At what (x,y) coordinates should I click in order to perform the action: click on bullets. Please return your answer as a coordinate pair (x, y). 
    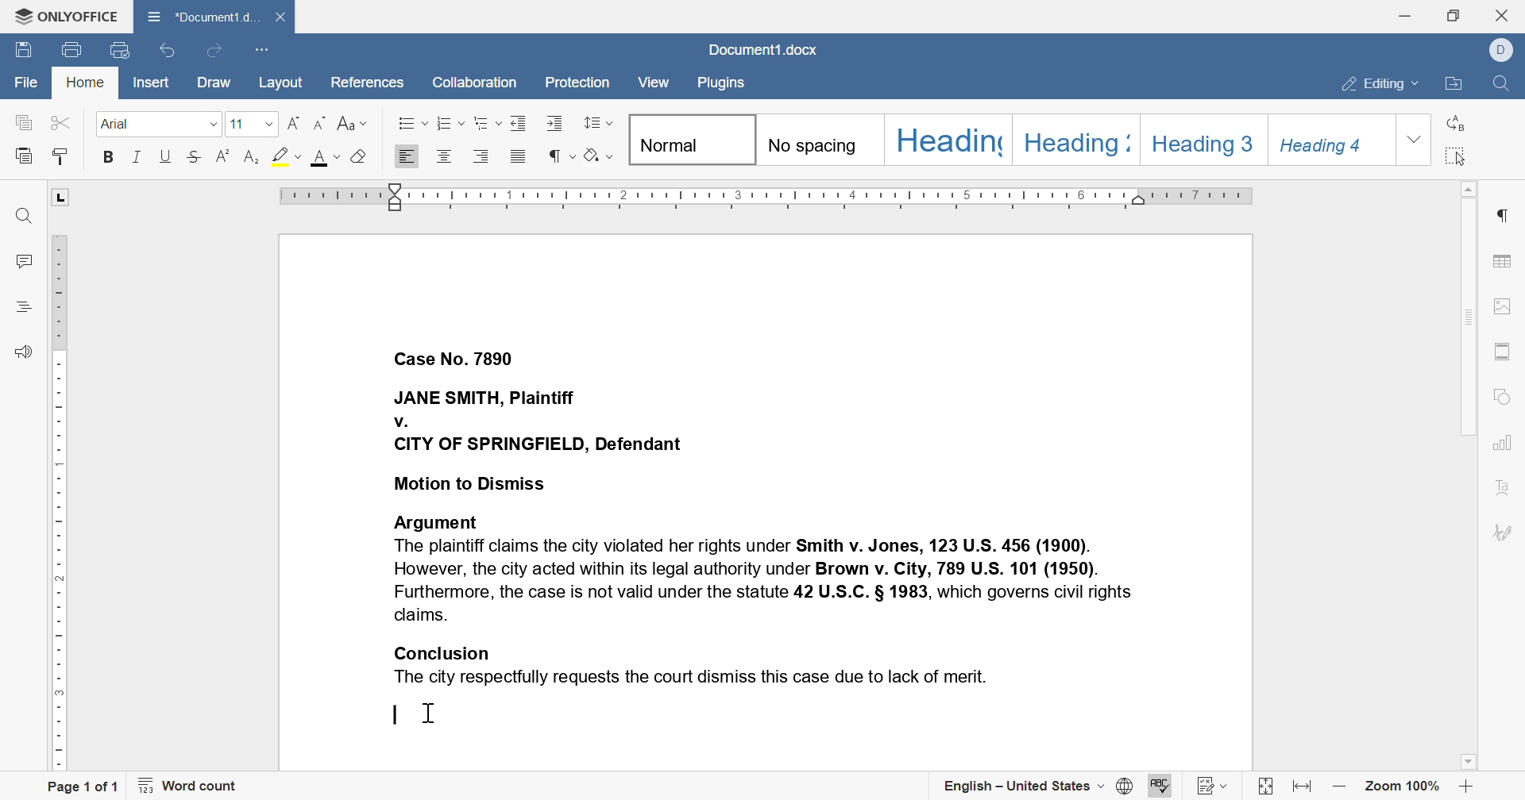
    Looking at the image, I should click on (408, 122).